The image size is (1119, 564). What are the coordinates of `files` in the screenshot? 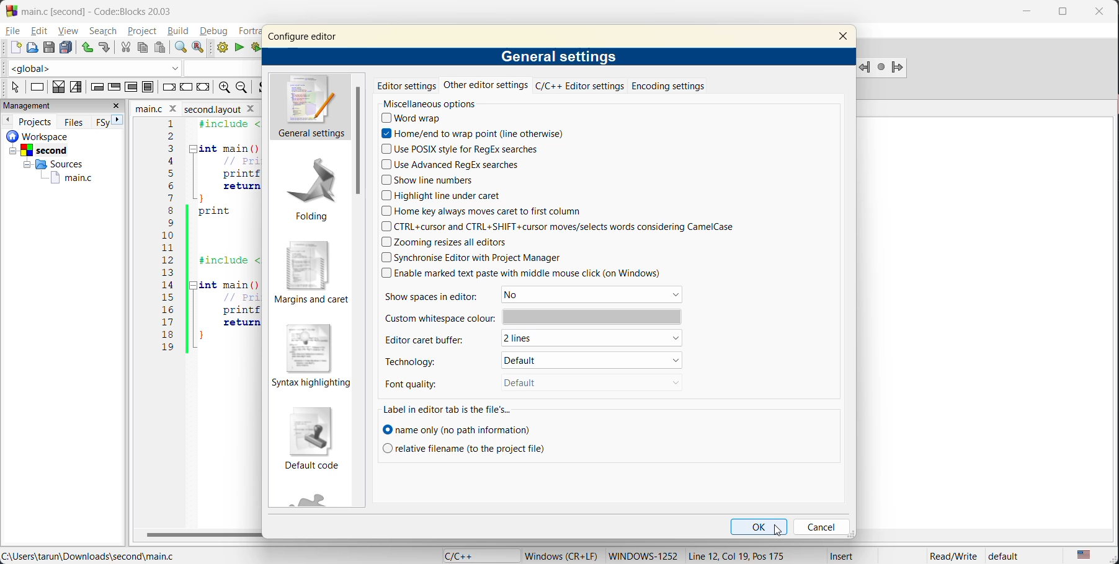 It's located at (72, 121).